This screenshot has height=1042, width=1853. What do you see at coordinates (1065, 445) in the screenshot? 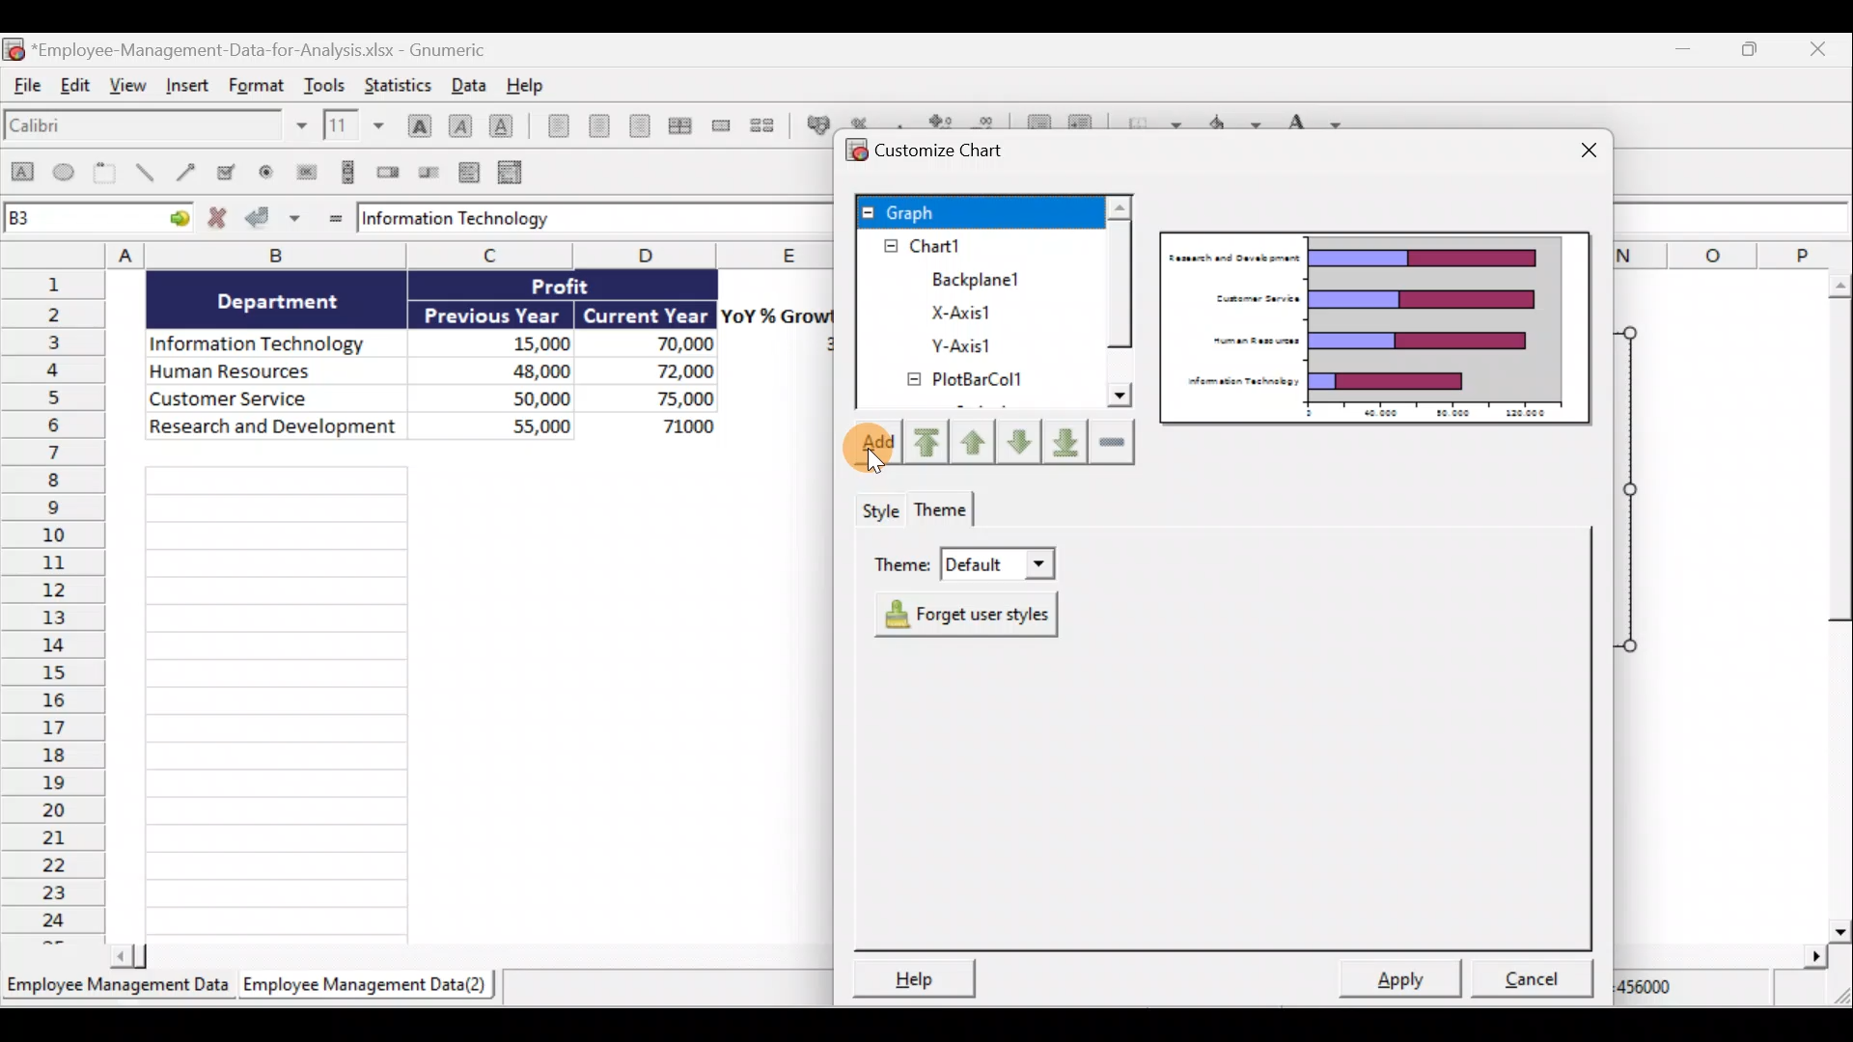
I see `Move downward` at bounding box center [1065, 445].